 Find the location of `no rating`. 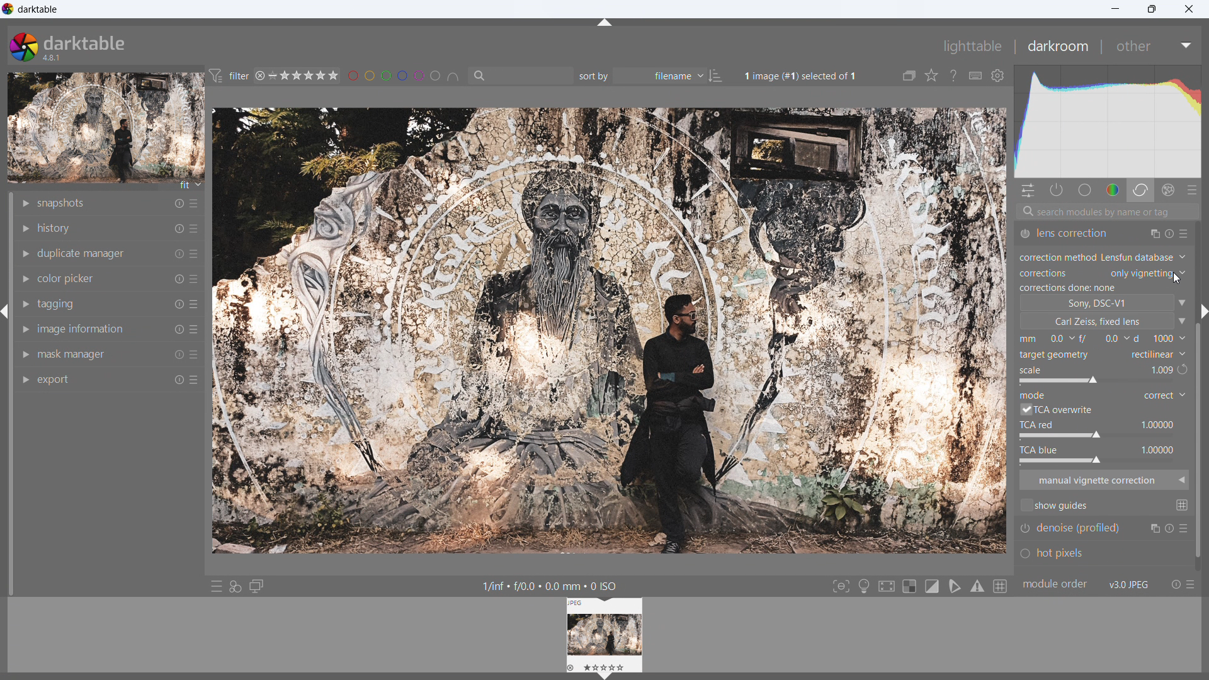

no rating is located at coordinates (276, 77).